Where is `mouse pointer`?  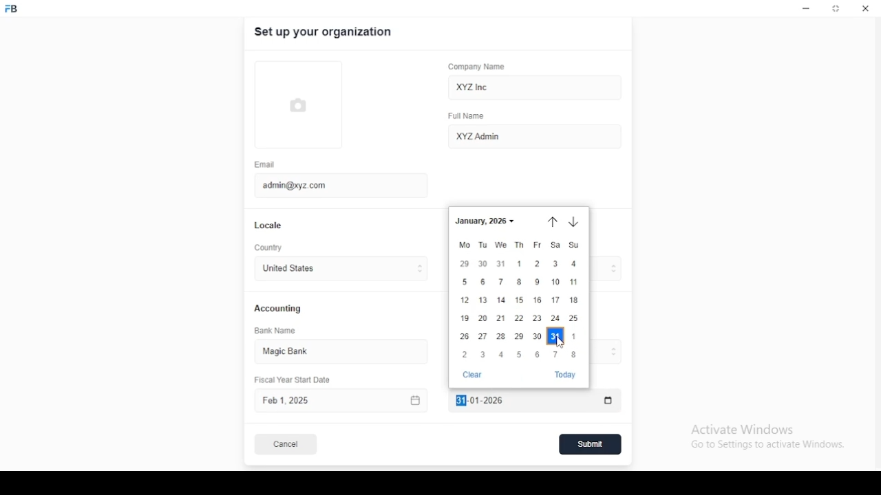
mouse pointer is located at coordinates (561, 342).